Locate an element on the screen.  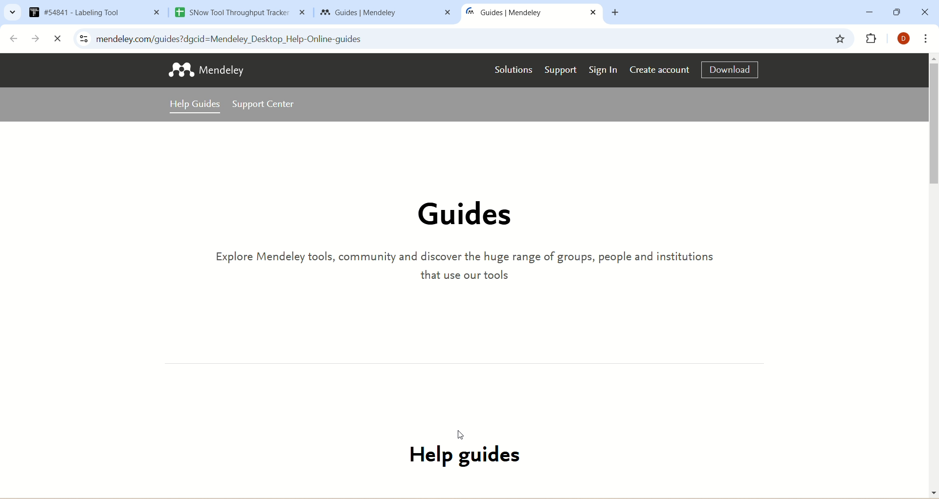
solutions is located at coordinates (514, 70).